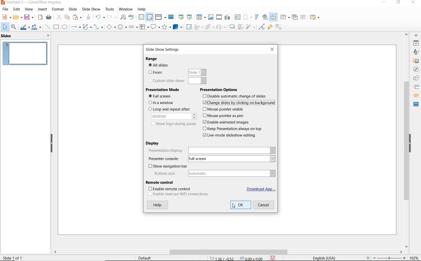  Describe the element at coordinates (303, 17) in the screenshot. I see `DELETE SLIDE` at that location.